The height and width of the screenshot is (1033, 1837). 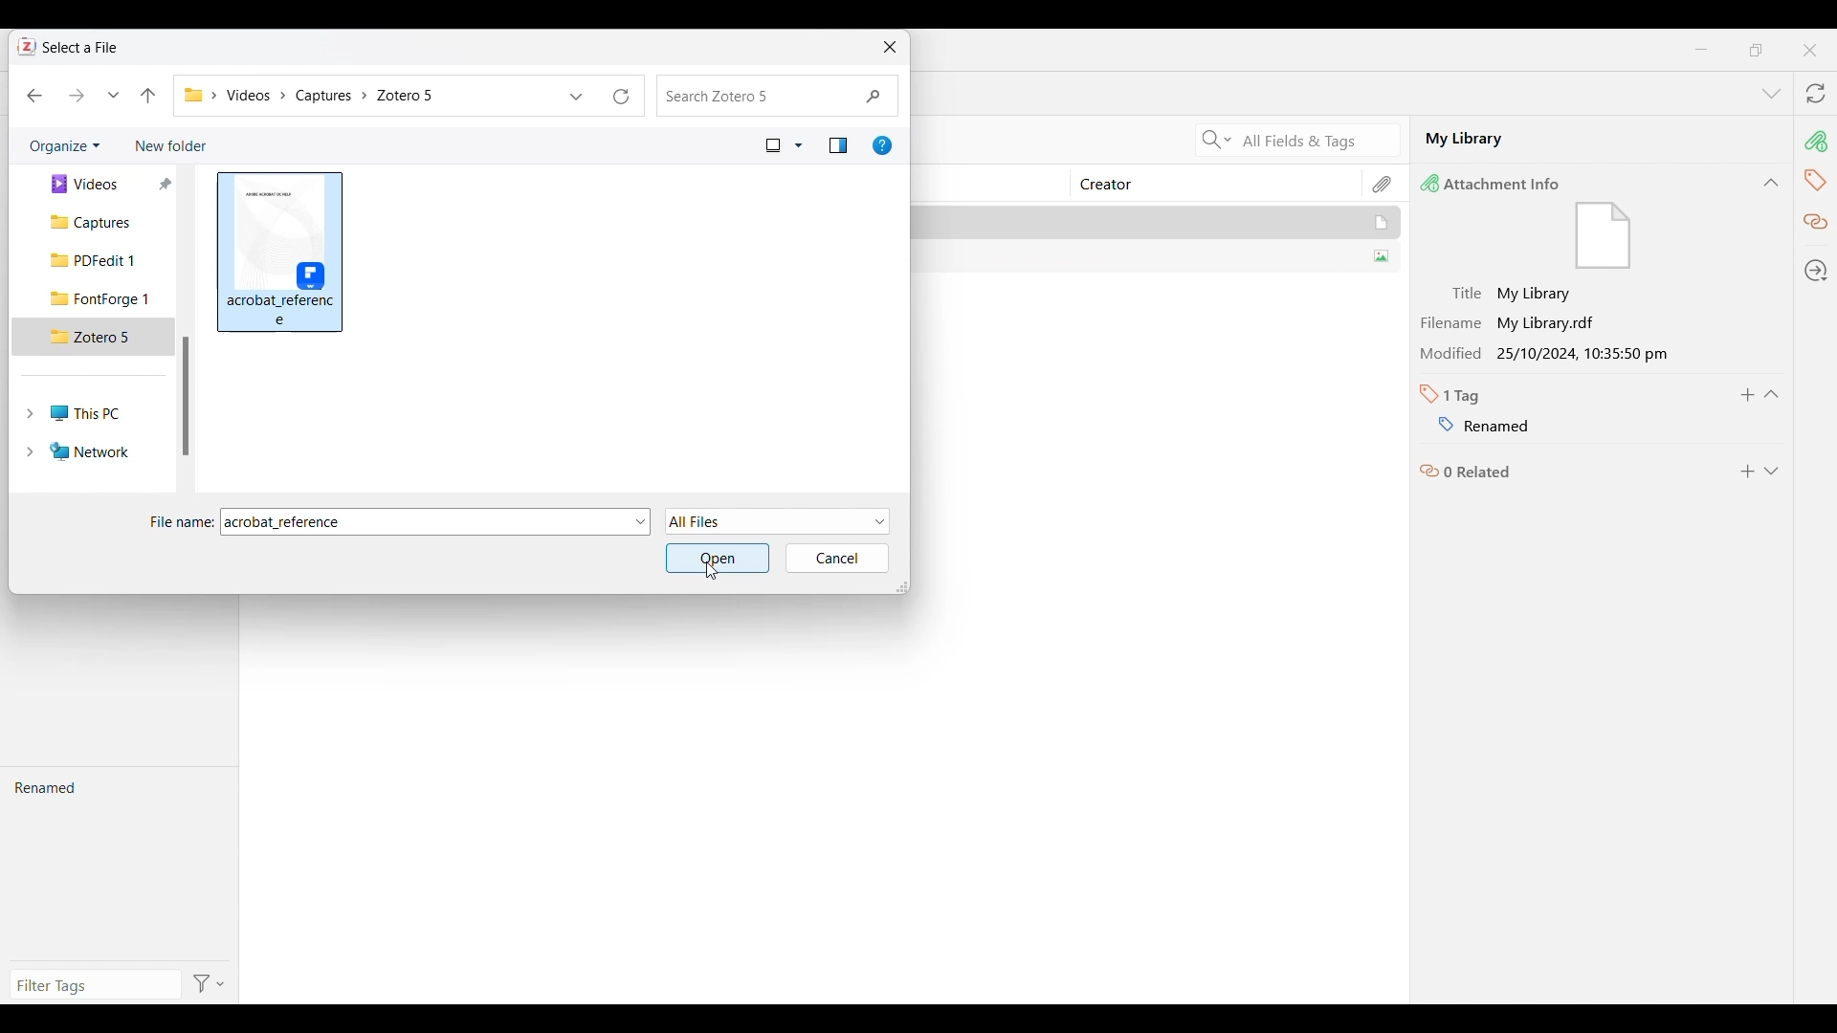 What do you see at coordinates (749, 95) in the screenshot?
I see `Search folder changed to Zotero 5` at bounding box center [749, 95].